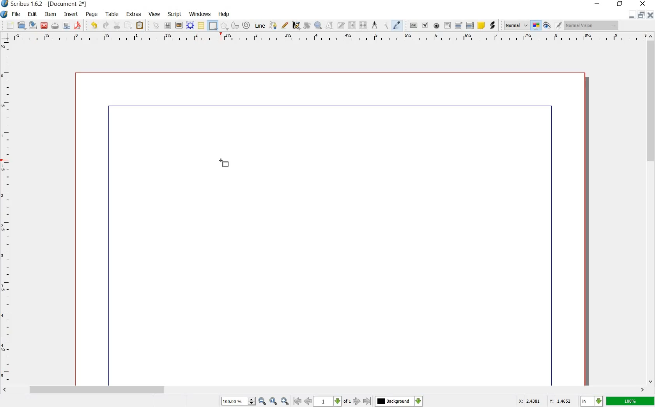  I want to click on POLYGON, so click(225, 27).